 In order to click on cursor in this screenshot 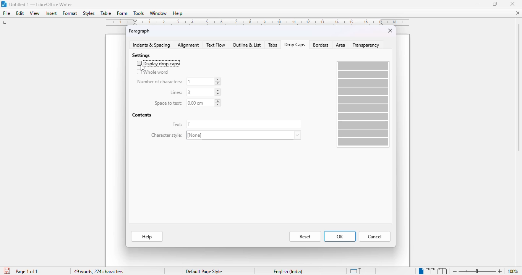, I will do `click(142, 68)`.